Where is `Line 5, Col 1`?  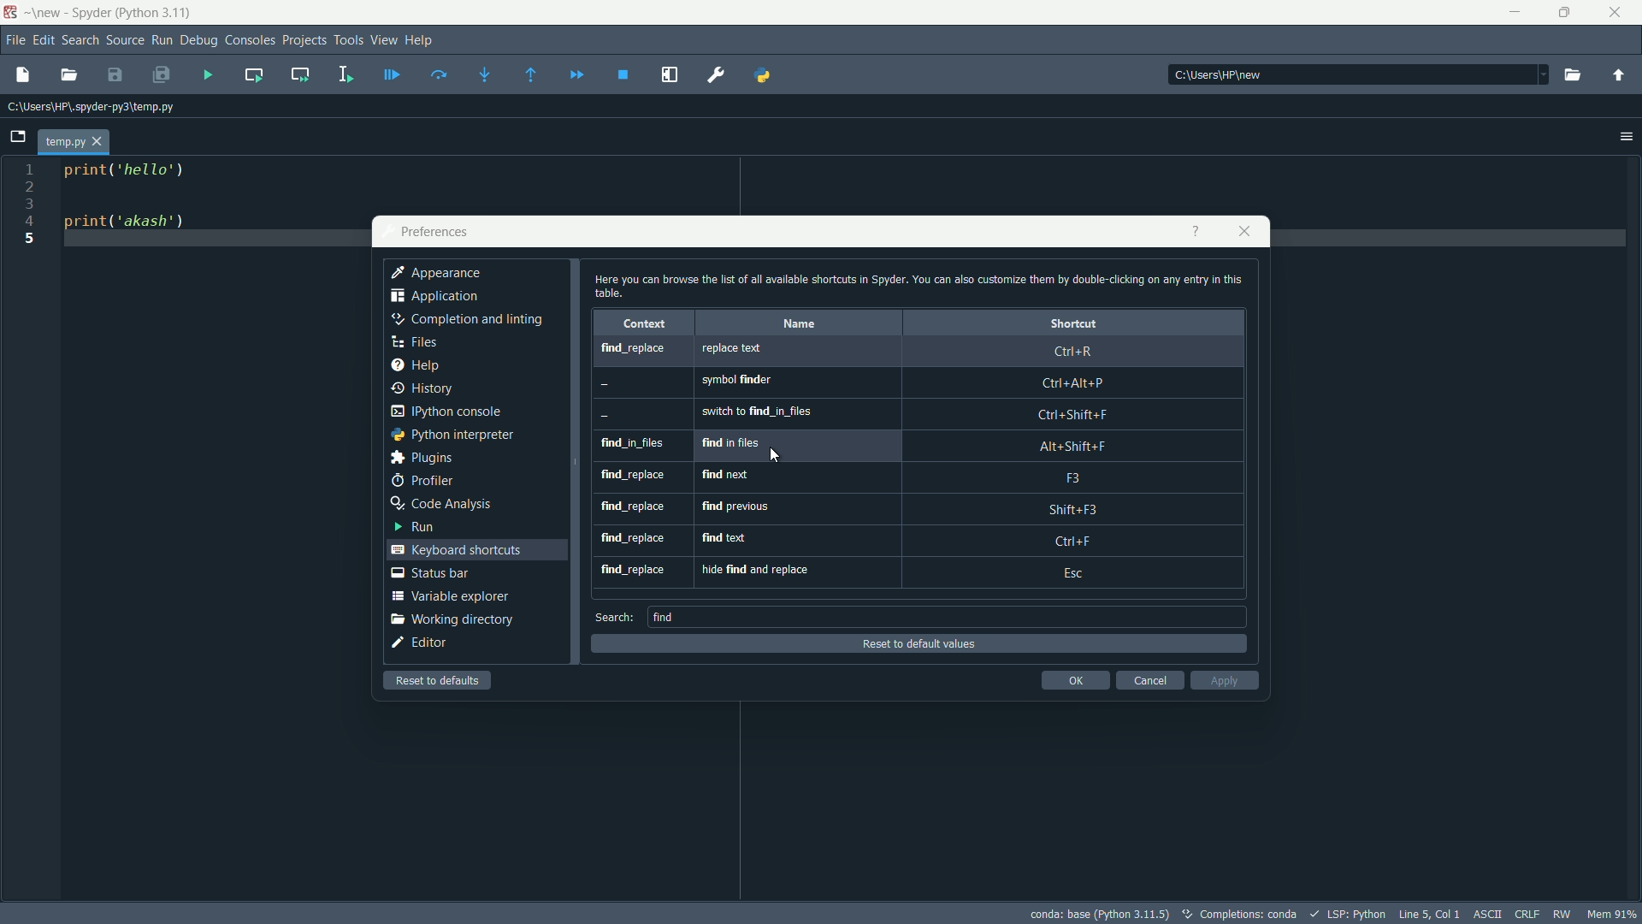
Line 5, Col 1 is located at coordinates (1429, 914).